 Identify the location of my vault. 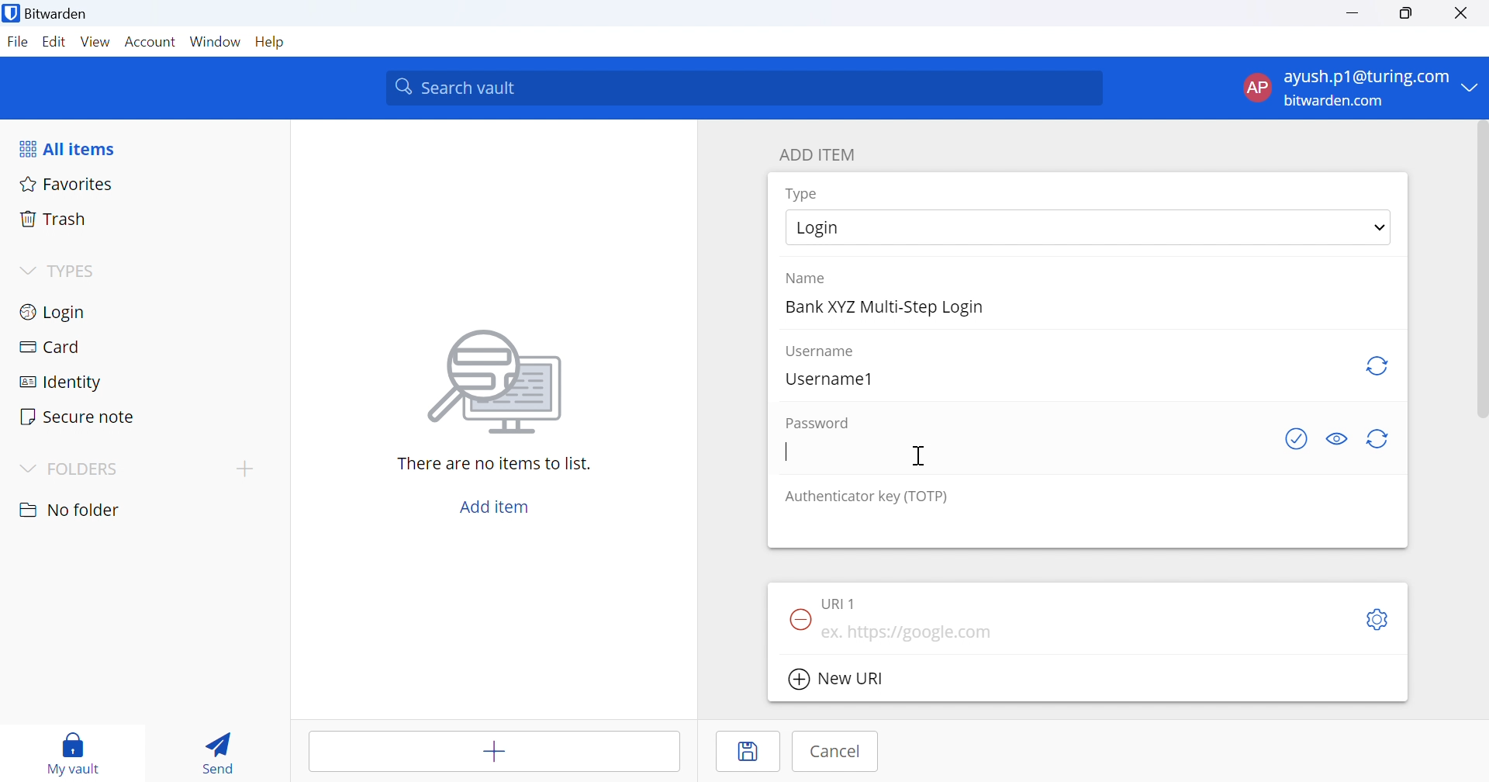
(78, 753).